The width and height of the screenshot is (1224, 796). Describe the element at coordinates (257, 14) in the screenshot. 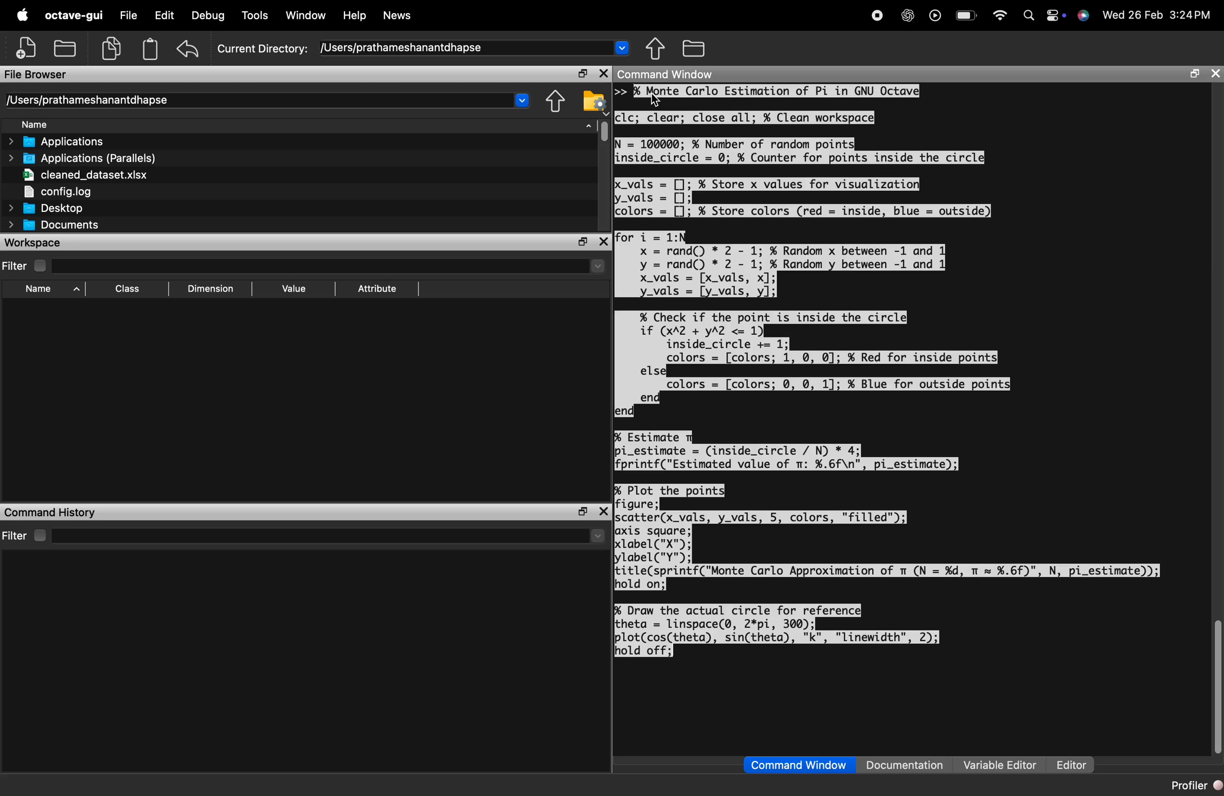

I see `Tools` at that location.